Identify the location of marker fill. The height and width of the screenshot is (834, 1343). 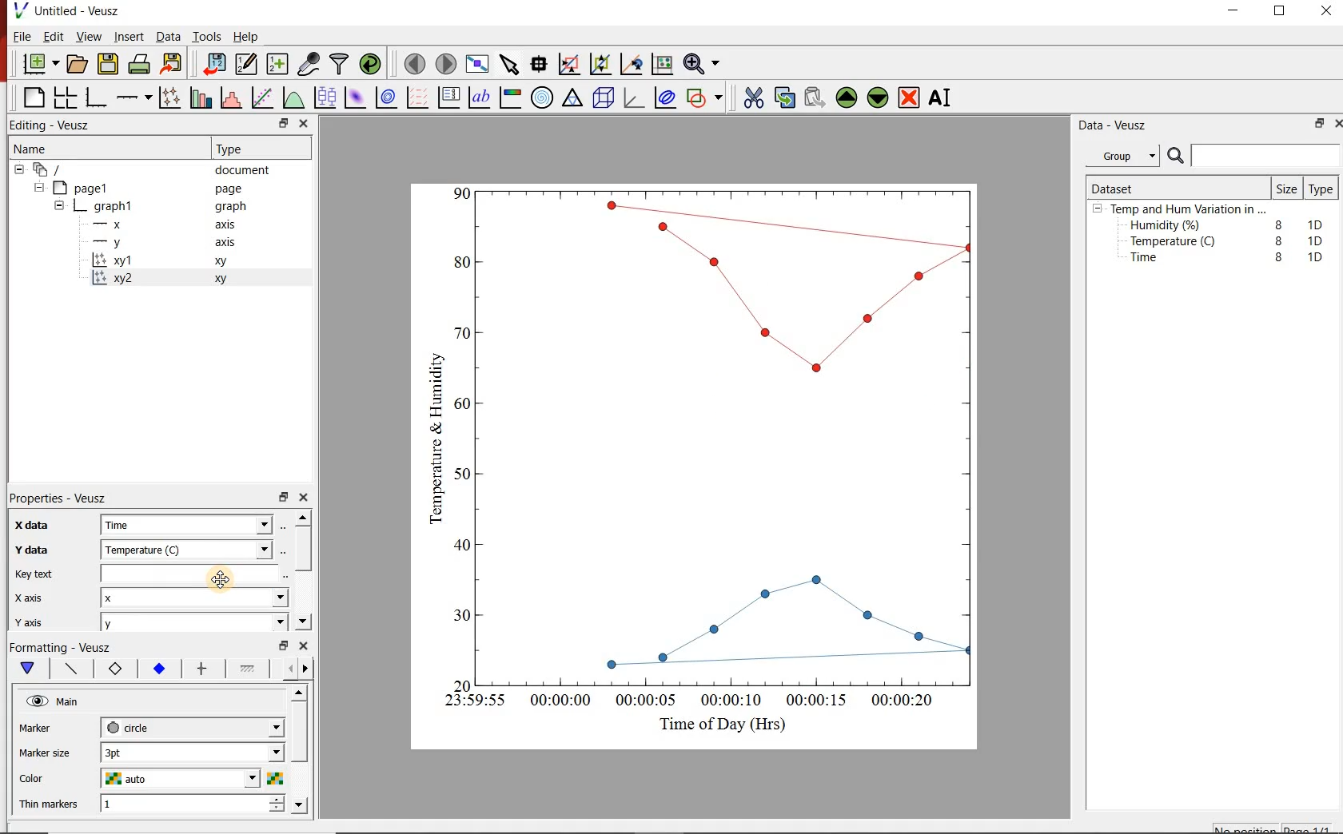
(158, 669).